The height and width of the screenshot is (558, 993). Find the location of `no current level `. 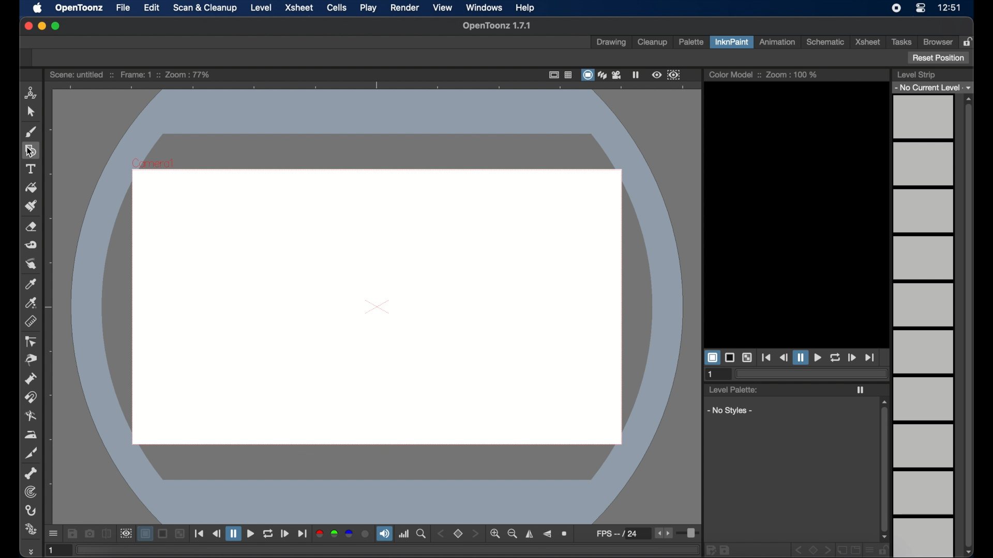

no current level  is located at coordinates (931, 88).